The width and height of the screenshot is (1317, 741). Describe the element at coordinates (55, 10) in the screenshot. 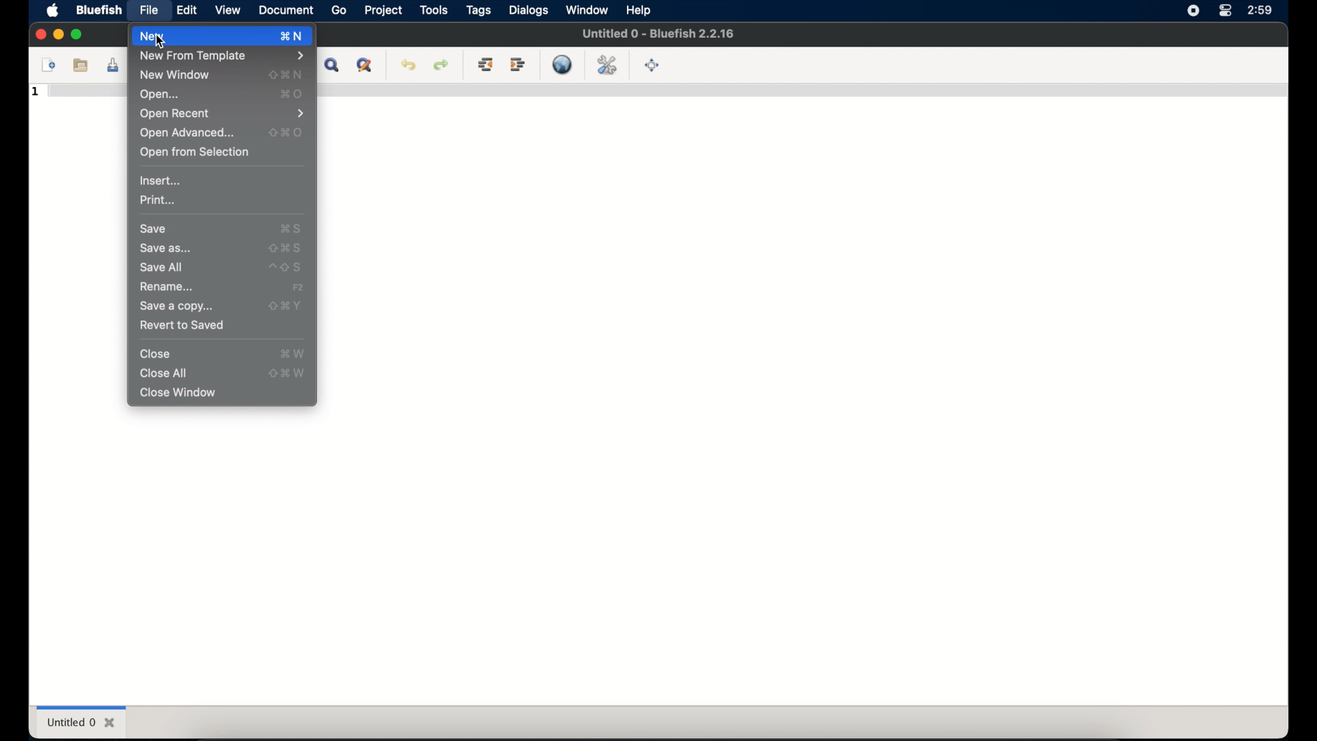

I see `apple icon` at that location.